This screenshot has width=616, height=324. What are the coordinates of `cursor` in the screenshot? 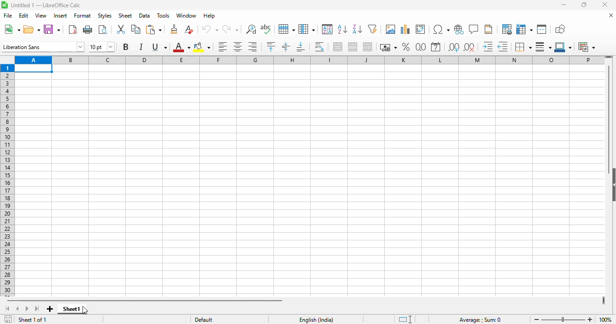 It's located at (86, 310).